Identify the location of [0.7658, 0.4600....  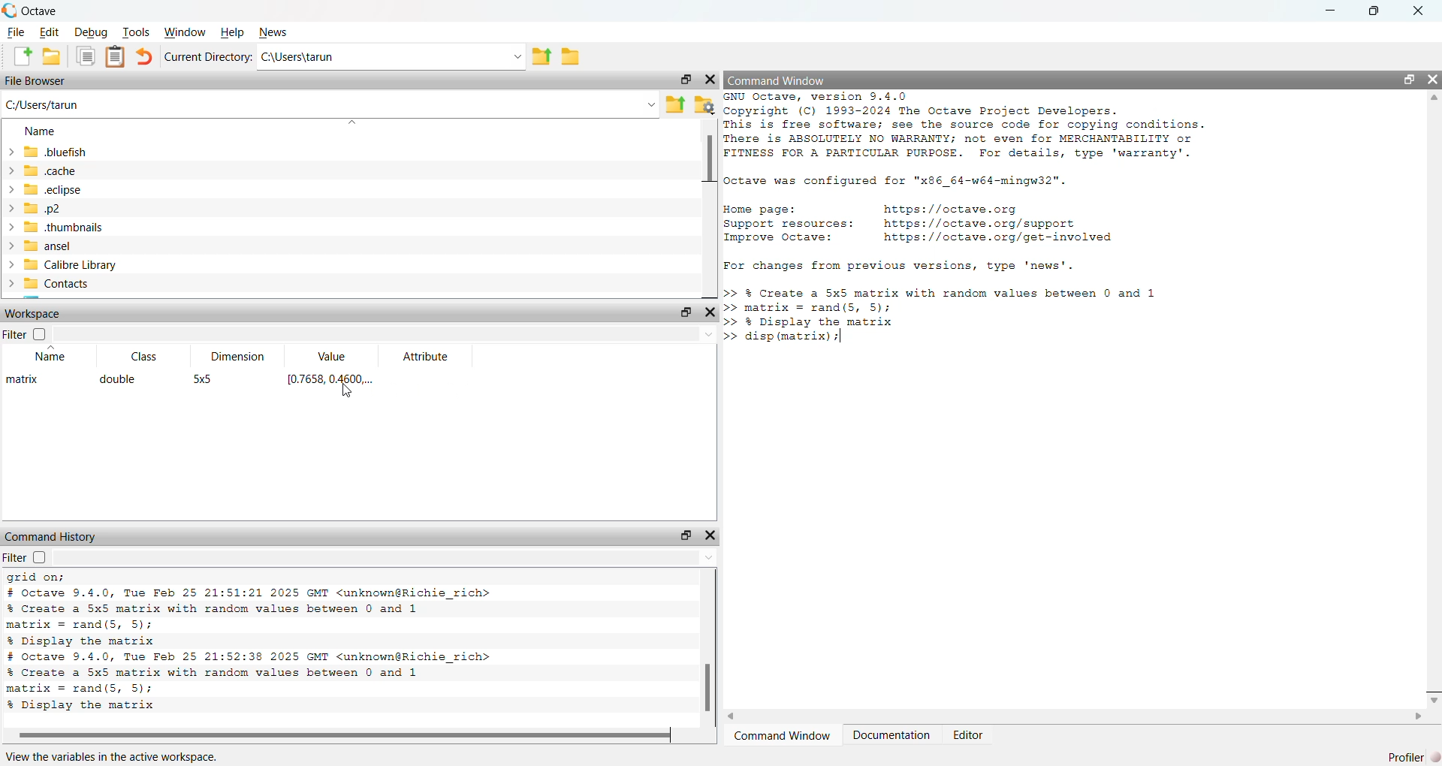
(333, 380).